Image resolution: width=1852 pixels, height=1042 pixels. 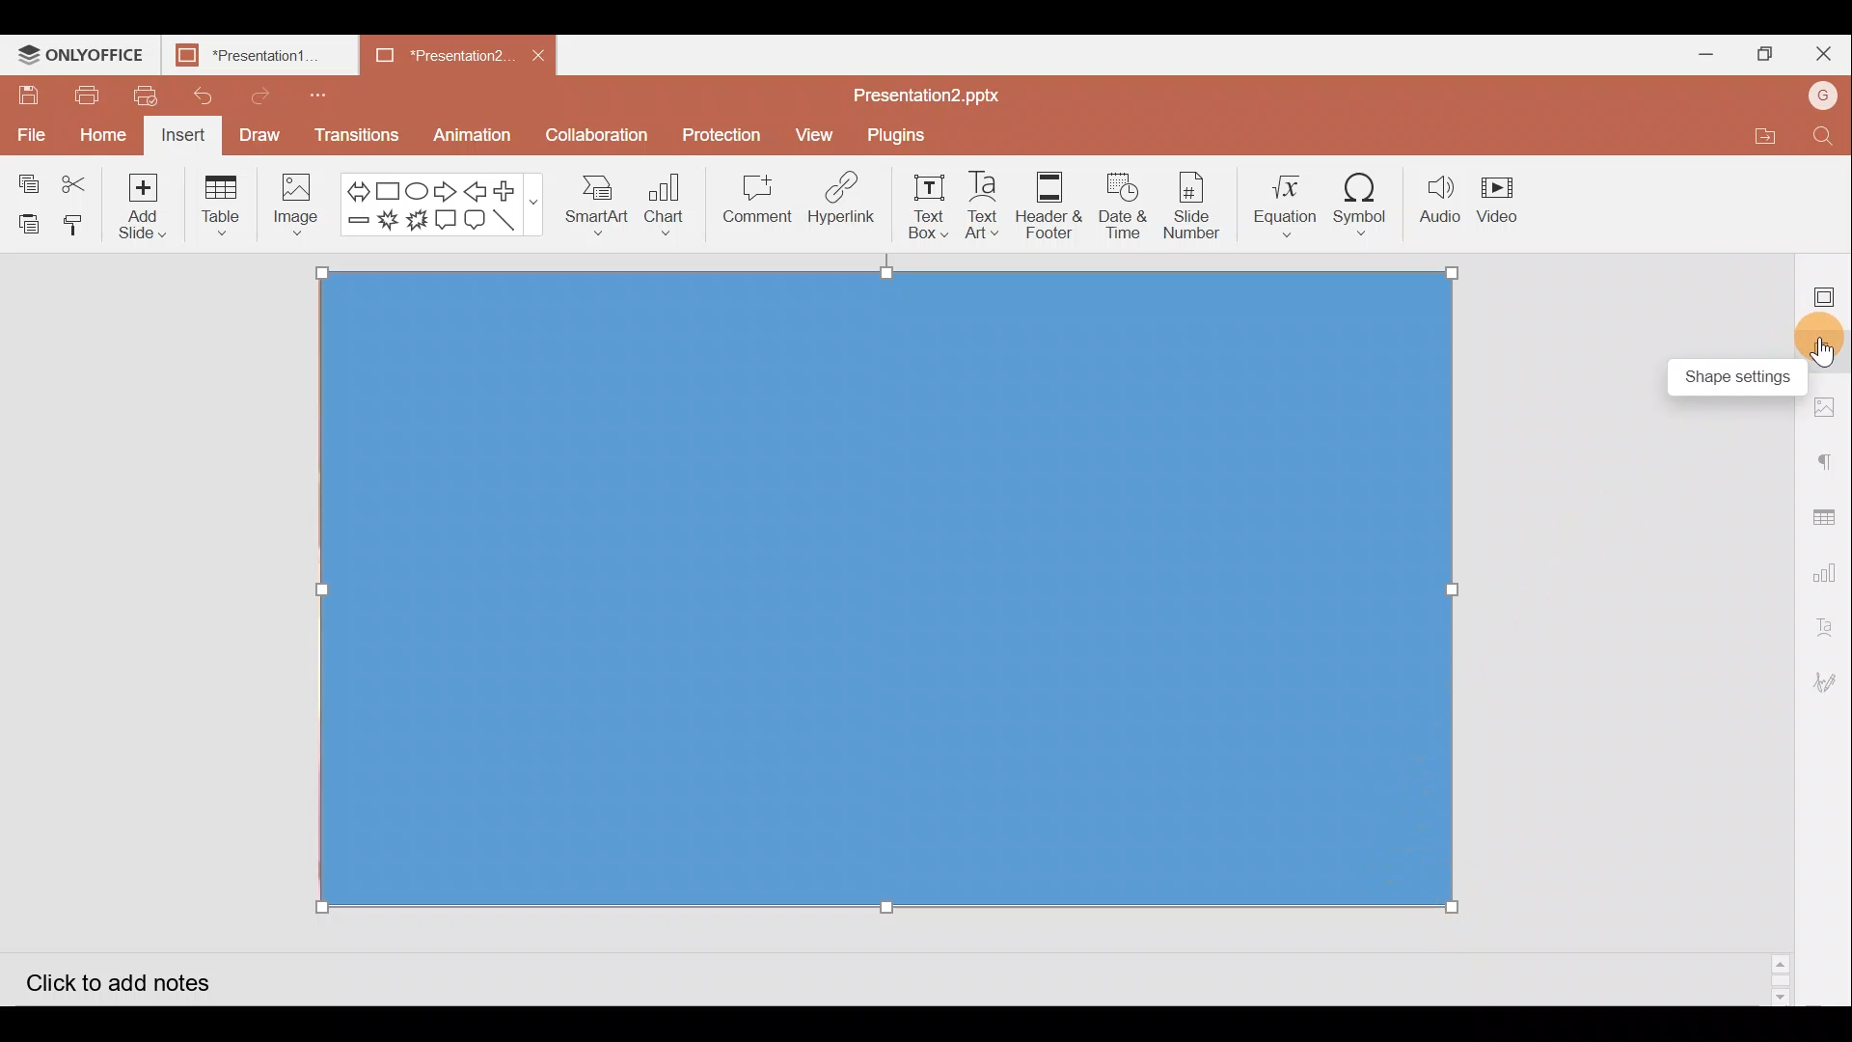 I want to click on Print file, so click(x=79, y=96).